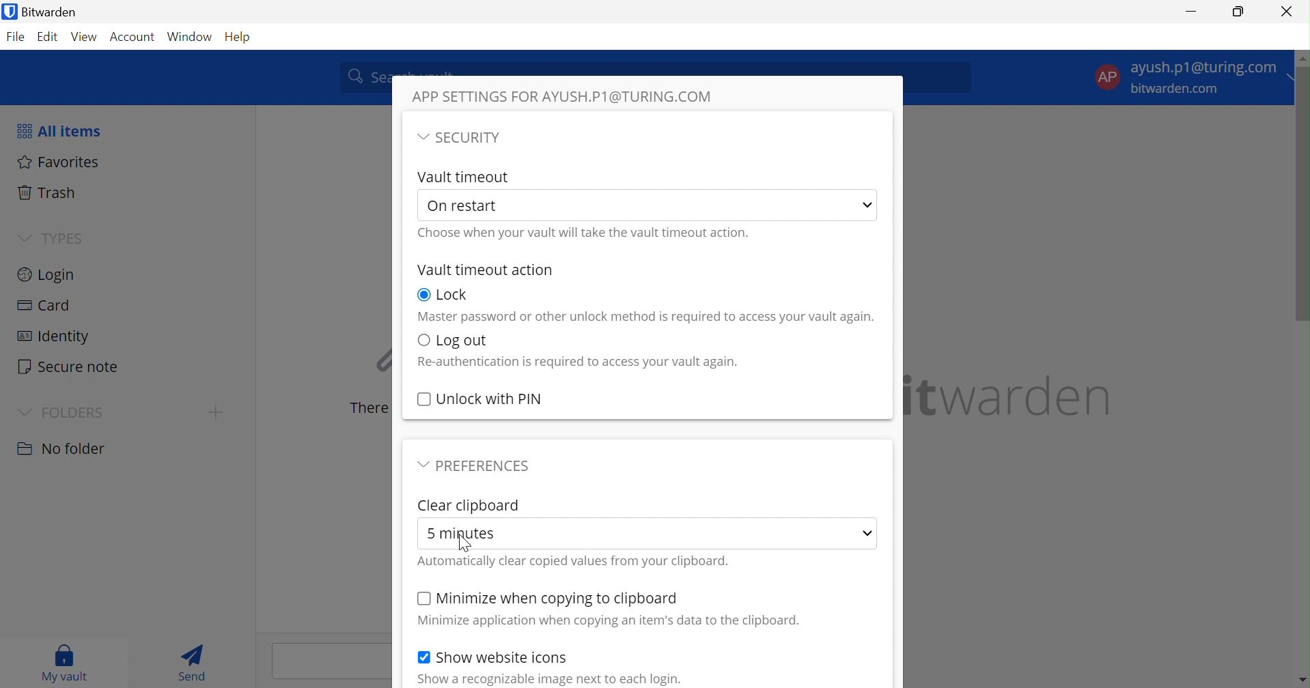 This screenshot has height=688, width=1310. Describe the element at coordinates (1188, 75) in the screenshot. I see `Account settings ` at that location.